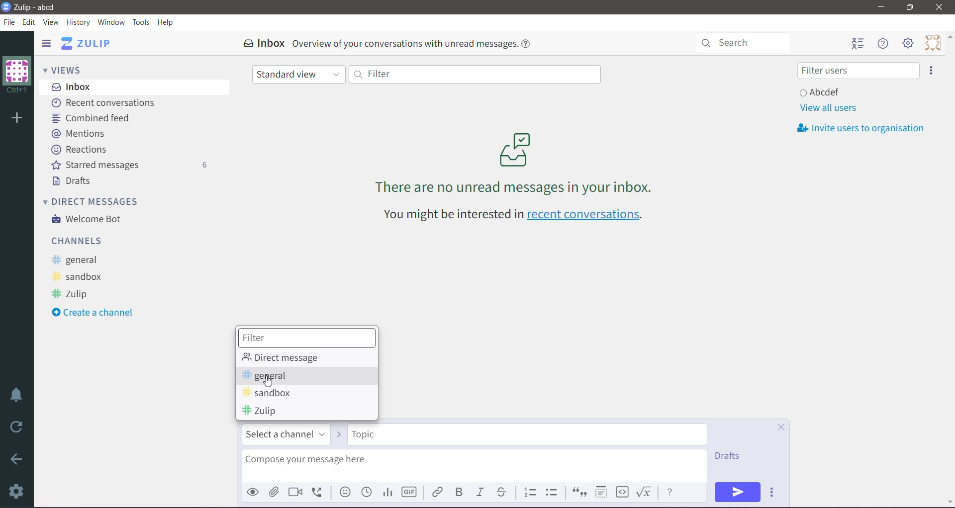 This screenshot has height=508, width=955. What do you see at coordinates (29, 22) in the screenshot?
I see `Edit` at bounding box center [29, 22].